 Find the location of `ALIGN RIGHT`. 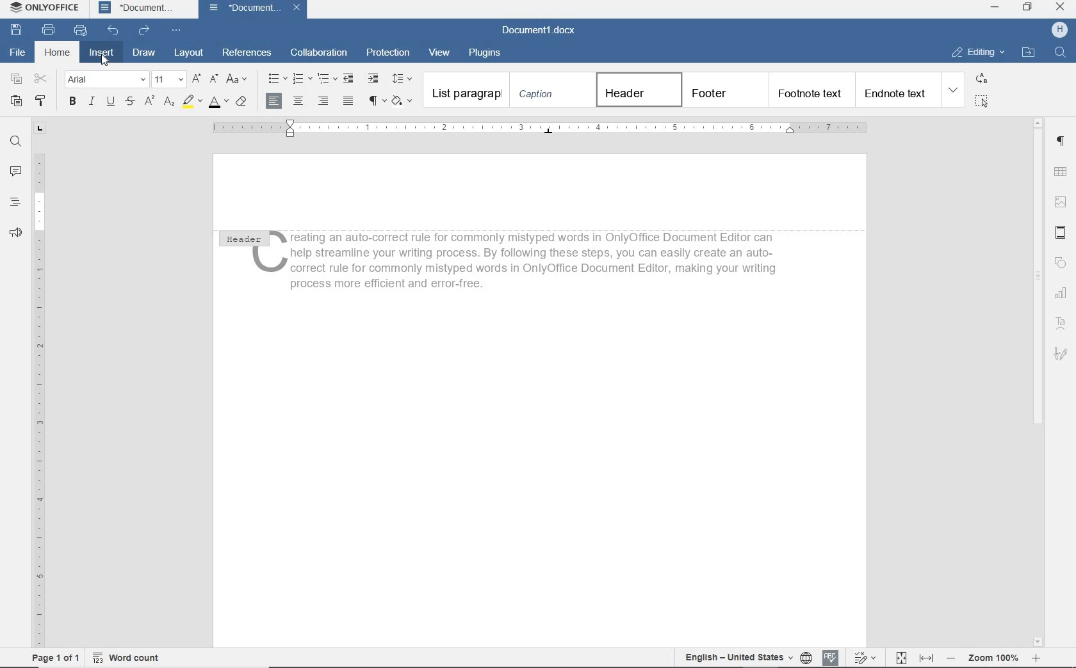

ALIGN RIGHT is located at coordinates (324, 100).